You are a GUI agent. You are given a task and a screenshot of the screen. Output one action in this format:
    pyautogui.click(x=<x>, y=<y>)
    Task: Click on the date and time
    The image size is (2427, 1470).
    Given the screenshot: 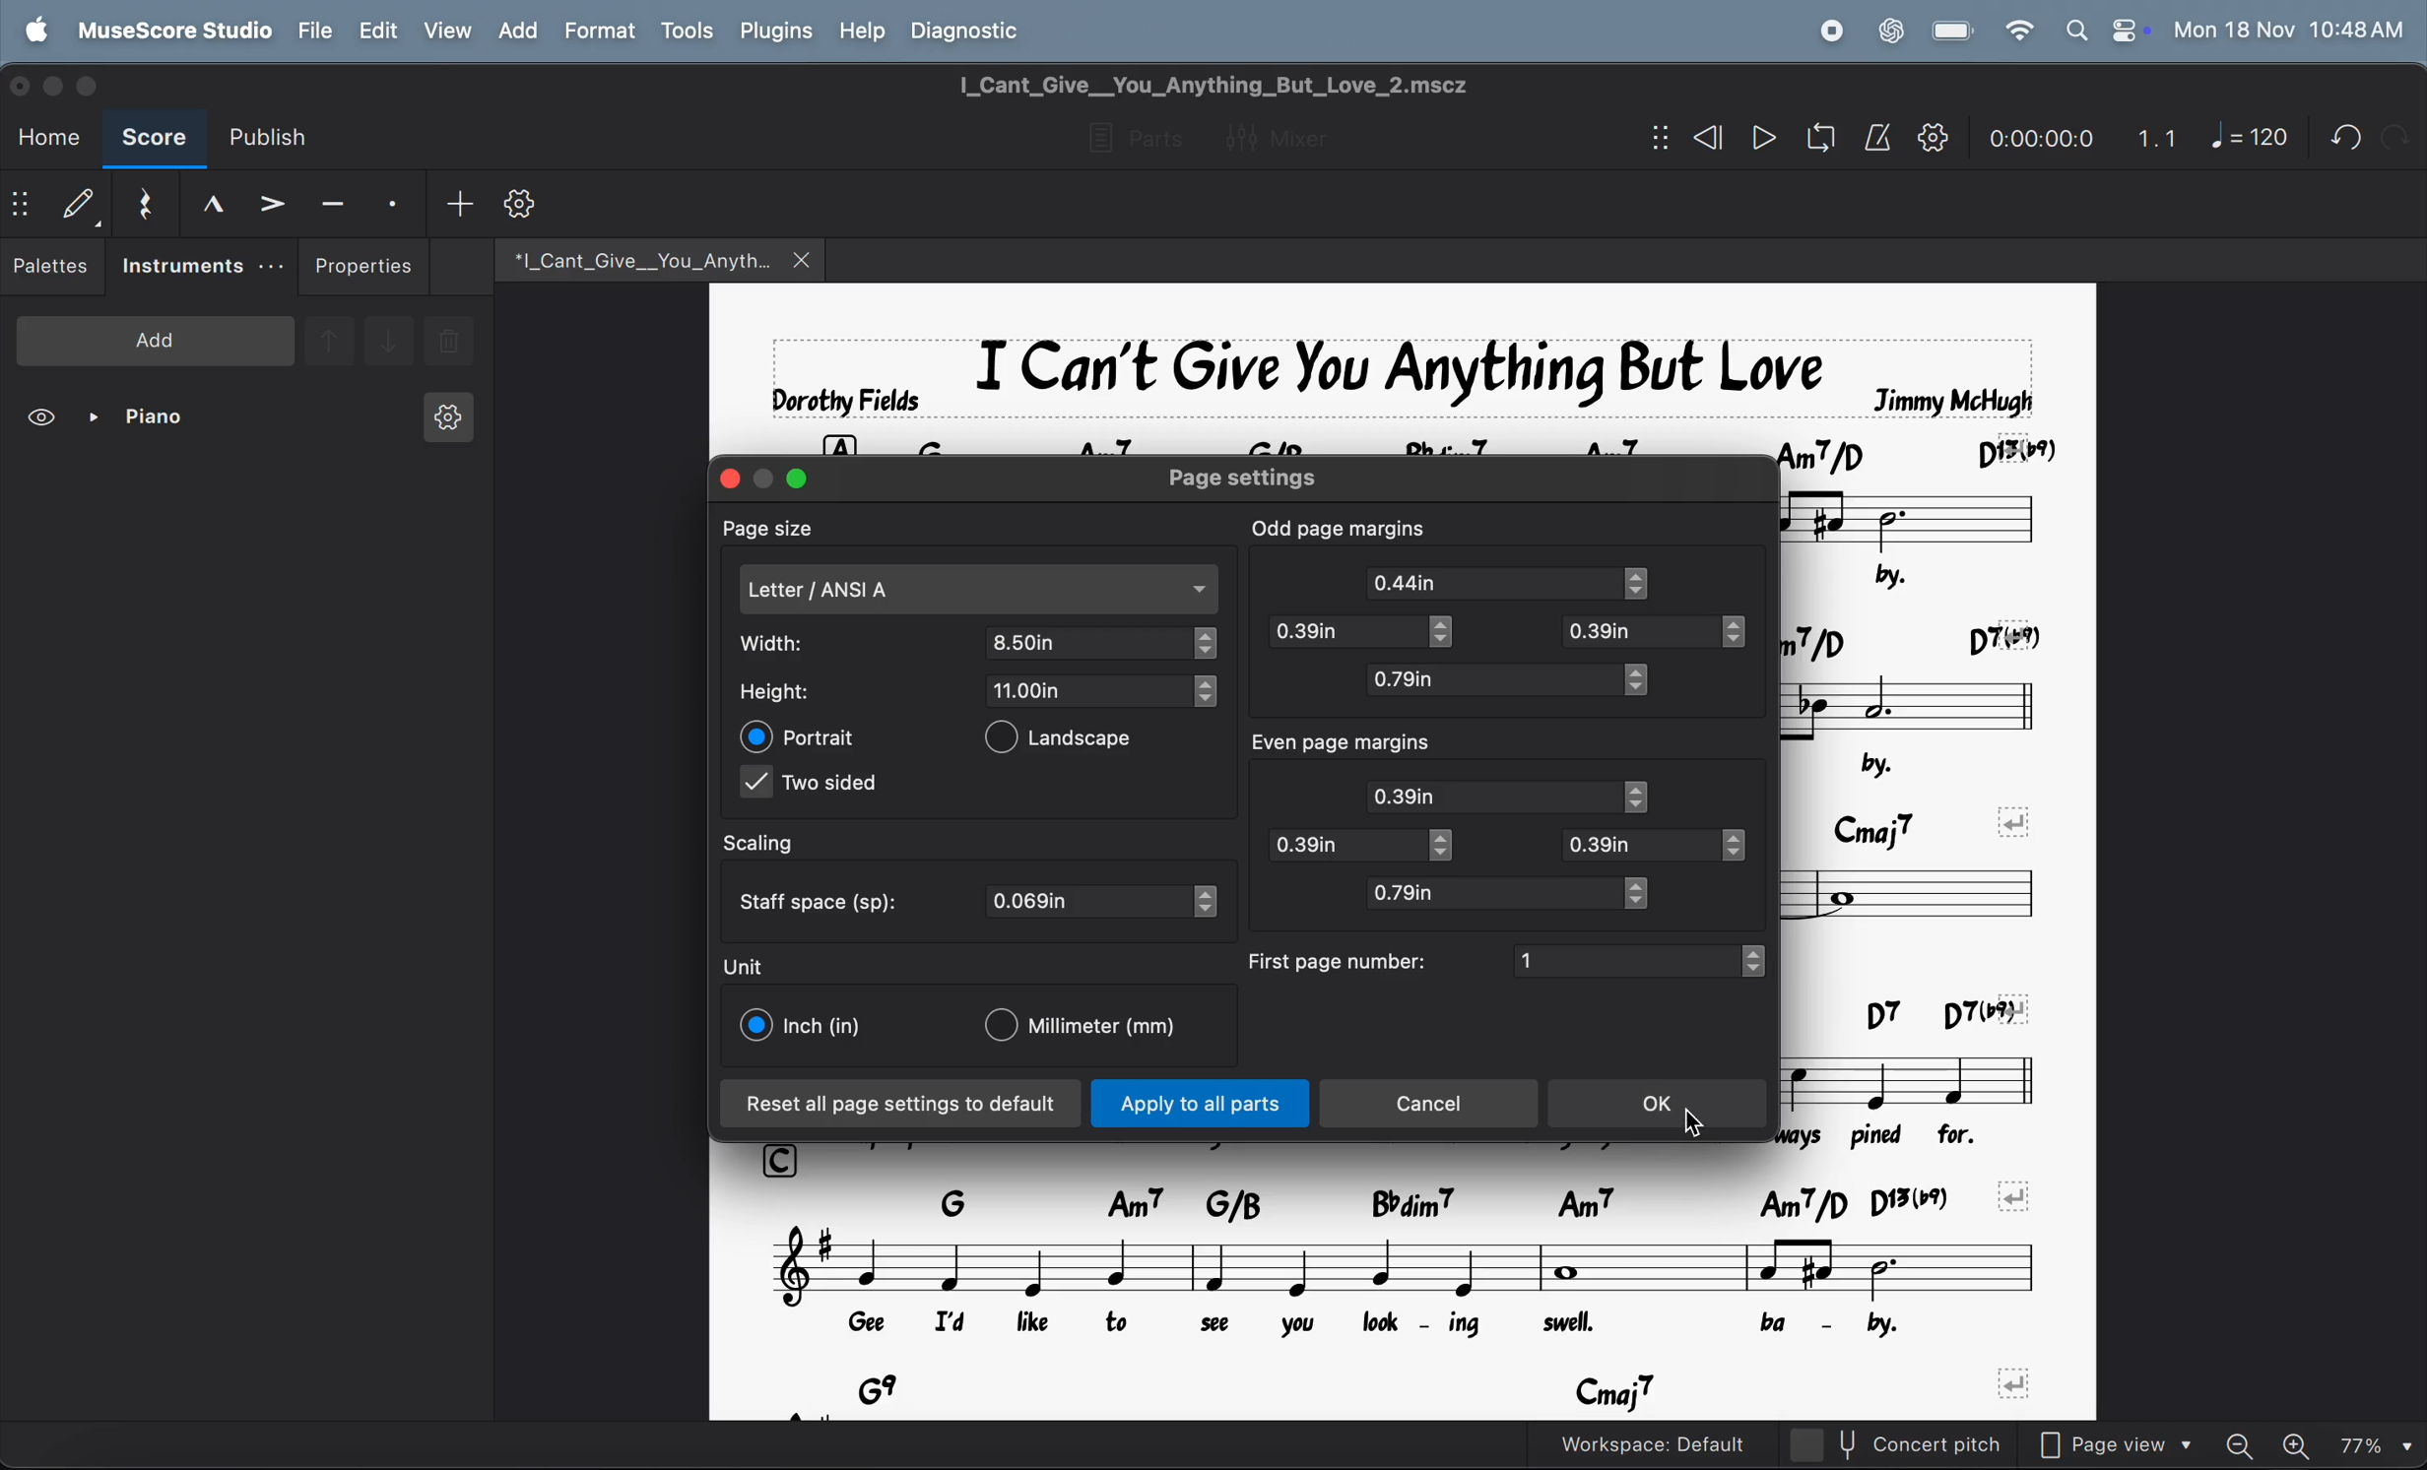 What is the action you would take?
    pyautogui.click(x=2289, y=29)
    